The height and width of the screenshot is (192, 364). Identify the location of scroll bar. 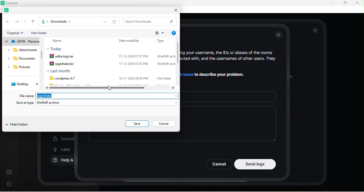
(42, 56).